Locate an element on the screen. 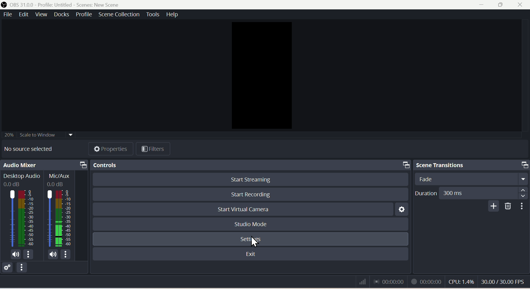 This screenshot has height=289, width=530. Properties is located at coordinates (111, 149).